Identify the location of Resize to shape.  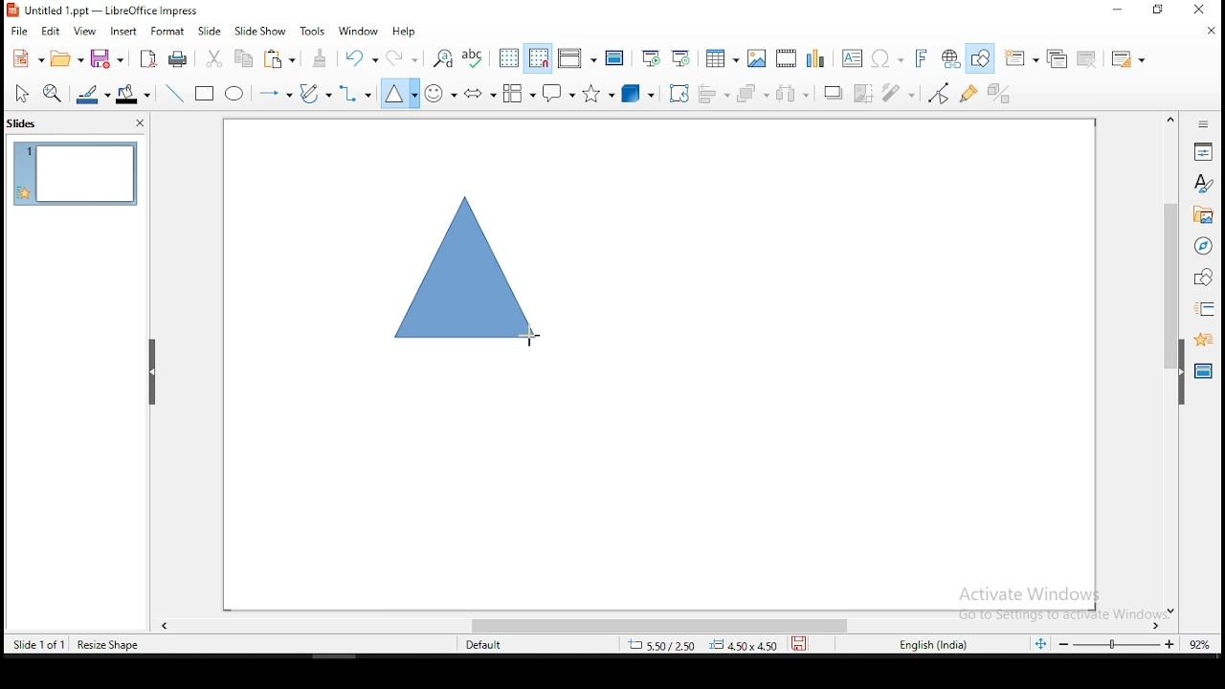
(108, 644).